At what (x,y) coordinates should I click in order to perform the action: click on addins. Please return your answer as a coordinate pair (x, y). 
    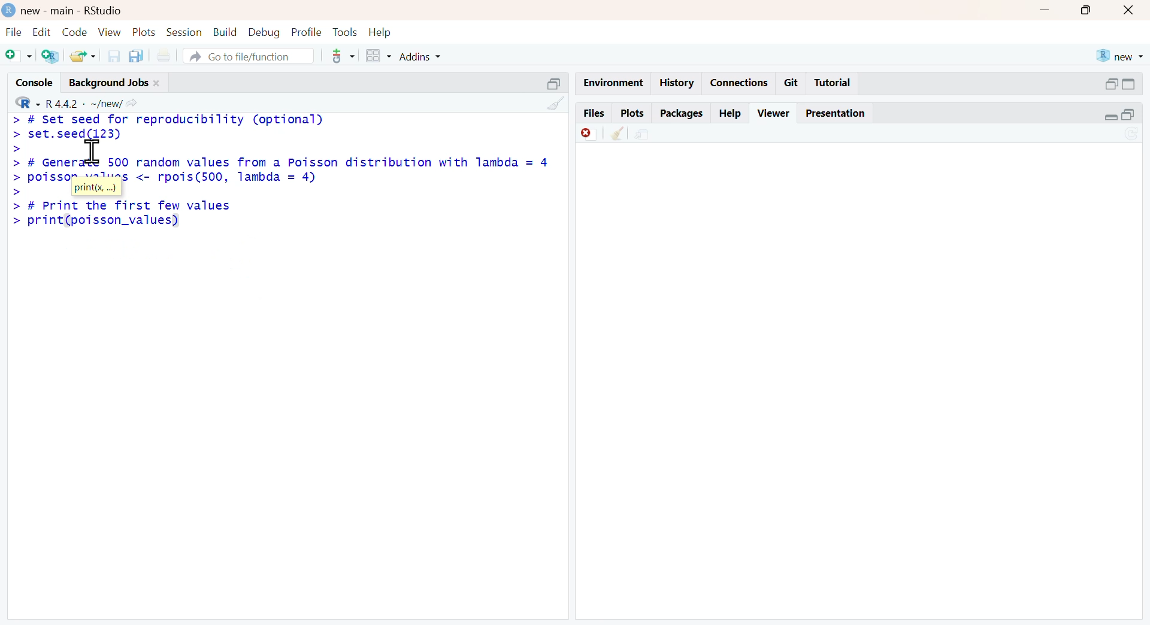
    Looking at the image, I should click on (420, 57).